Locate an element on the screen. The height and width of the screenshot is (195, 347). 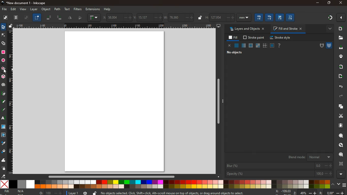
menu is located at coordinates (344, 185).